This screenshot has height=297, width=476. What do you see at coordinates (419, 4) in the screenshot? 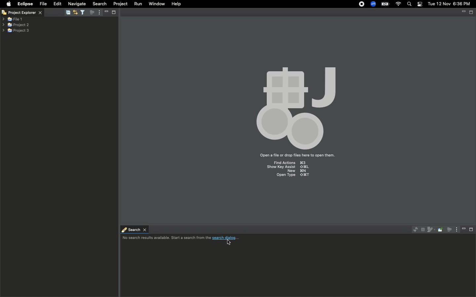
I see `Notification` at bounding box center [419, 4].